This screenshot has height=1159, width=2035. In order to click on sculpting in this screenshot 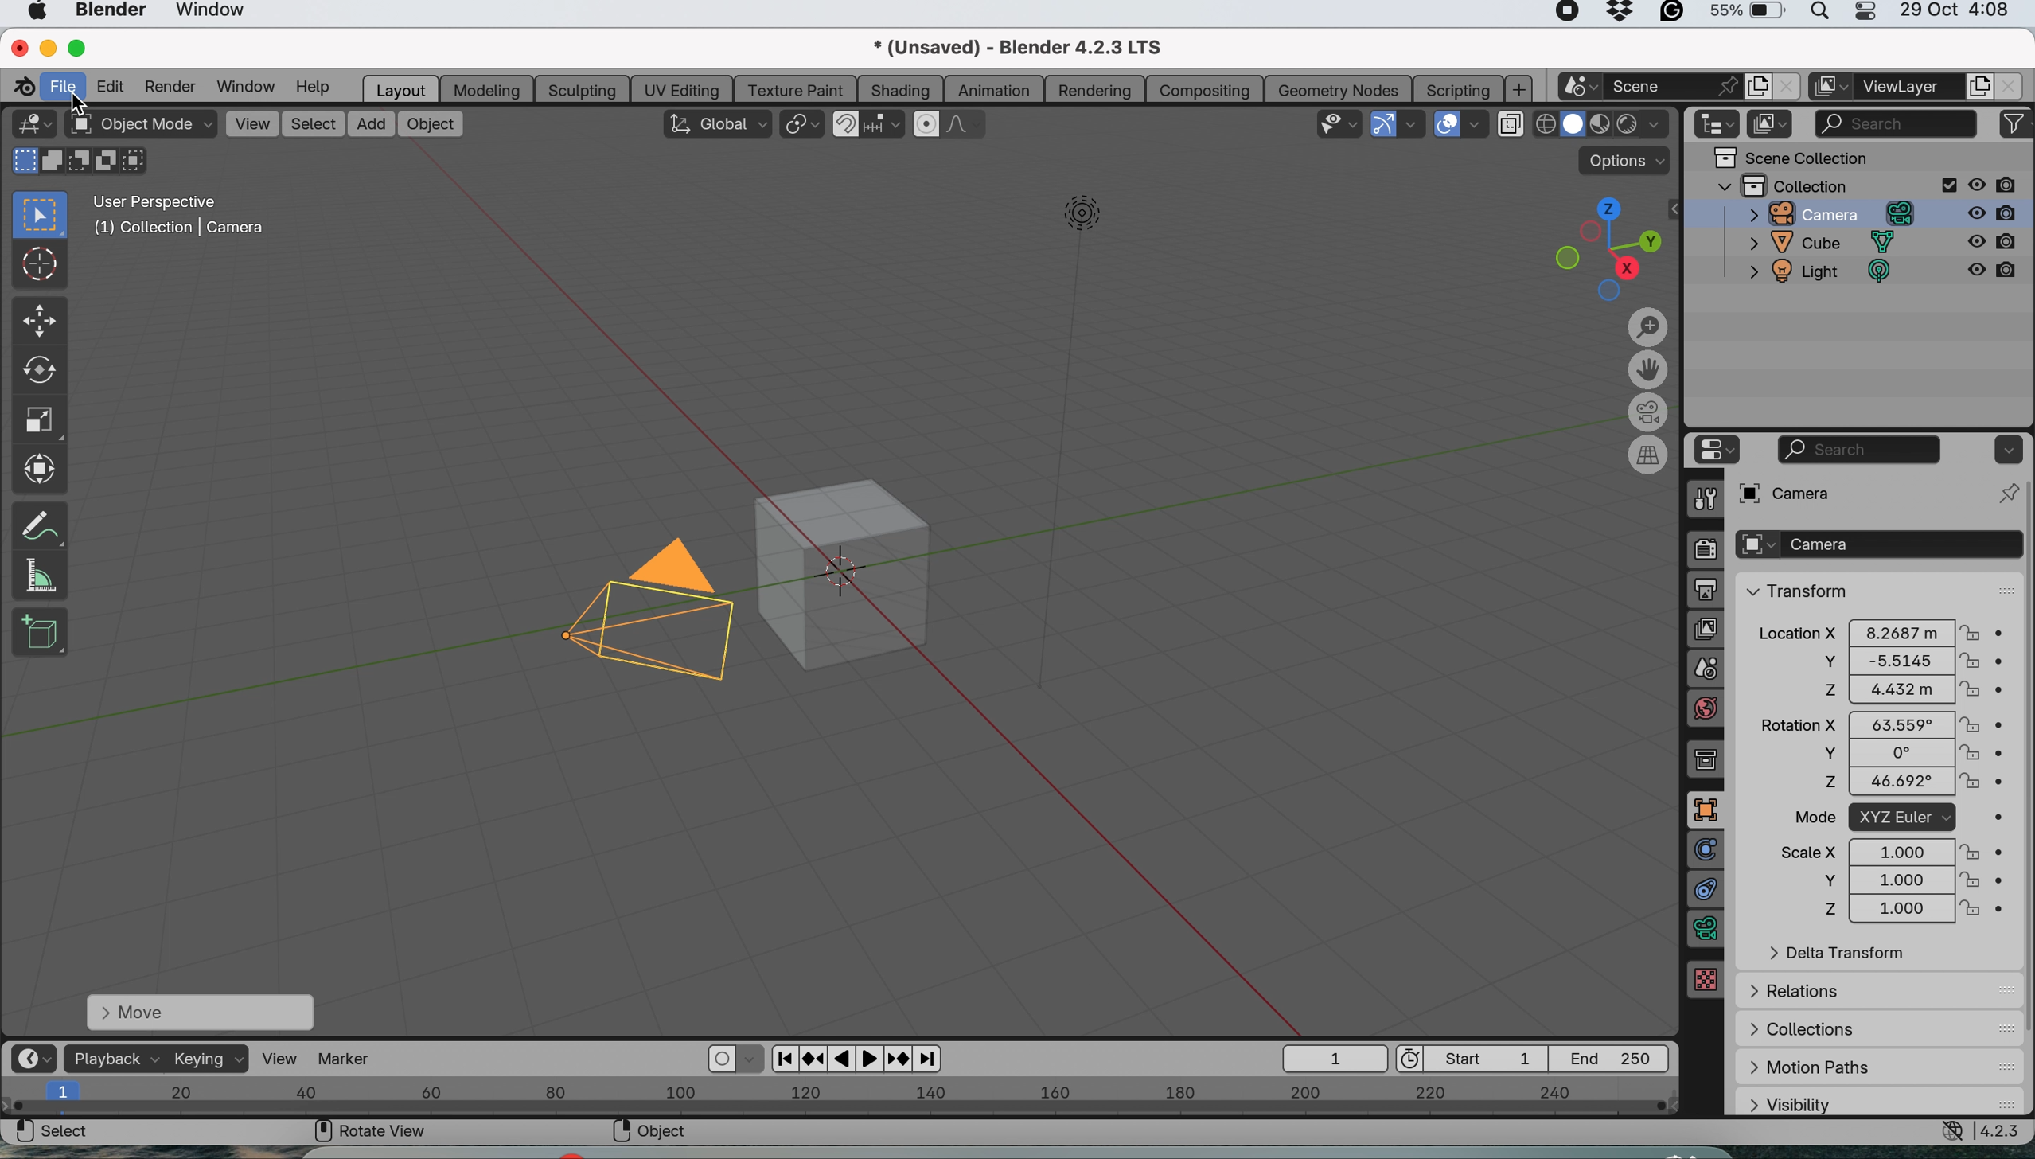, I will do `click(582, 89)`.